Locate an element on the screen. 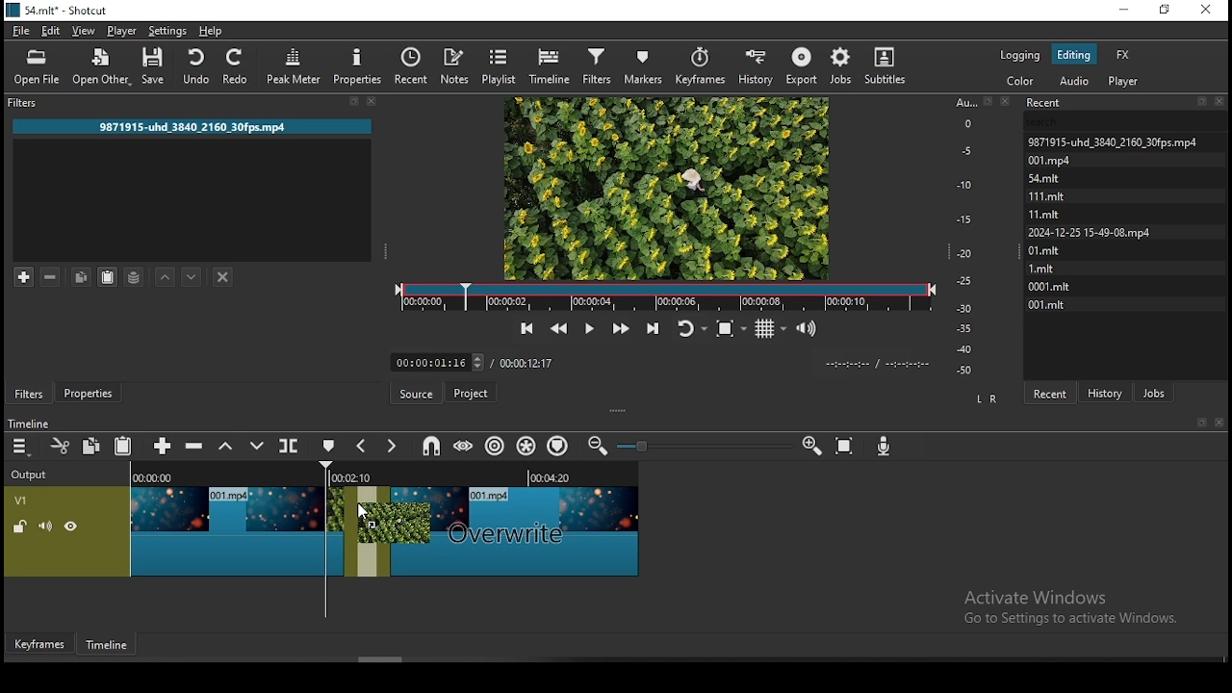  V1 is located at coordinates (34, 500).